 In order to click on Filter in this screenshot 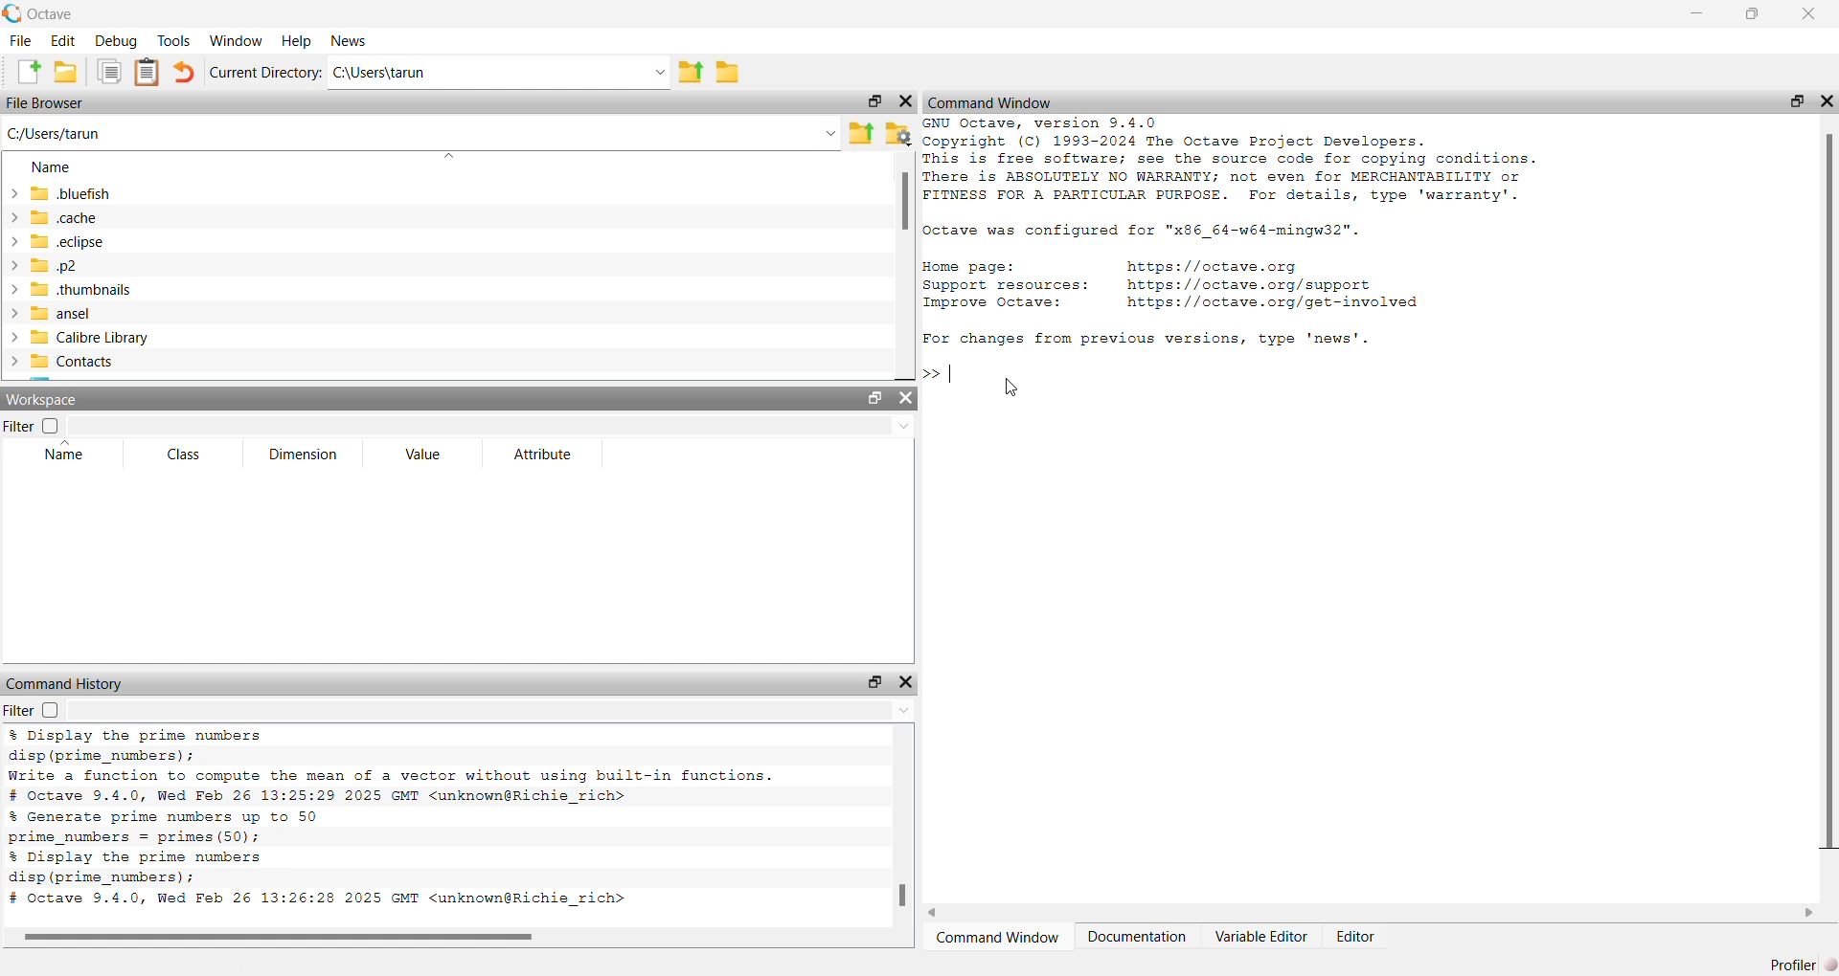, I will do `click(34, 425)`.